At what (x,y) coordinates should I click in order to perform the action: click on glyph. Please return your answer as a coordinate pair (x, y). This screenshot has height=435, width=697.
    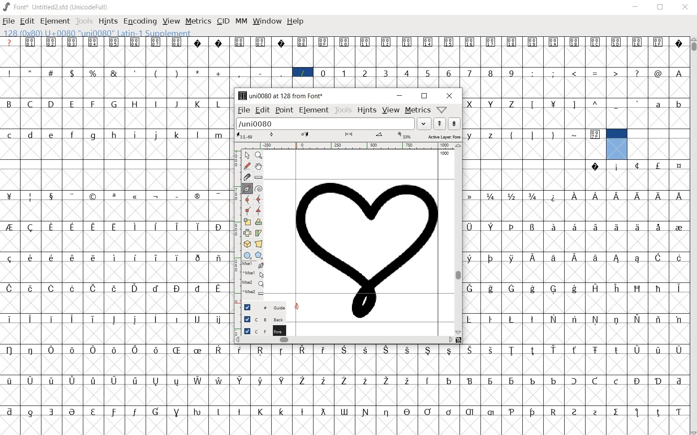
    Looking at the image, I should click on (94, 258).